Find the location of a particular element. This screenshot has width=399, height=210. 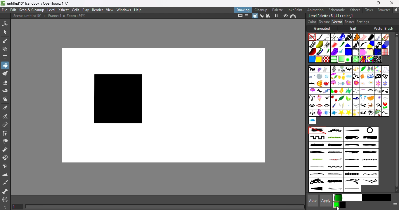

Show or hide parts of the color page is located at coordinates (394, 204).